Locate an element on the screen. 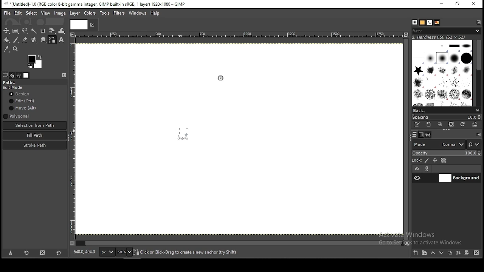 The width and height of the screenshot is (484, 272). refresh  tool preset is located at coordinates (26, 253).